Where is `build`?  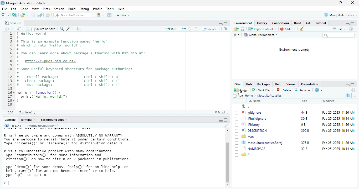
build is located at coordinates (298, 23).